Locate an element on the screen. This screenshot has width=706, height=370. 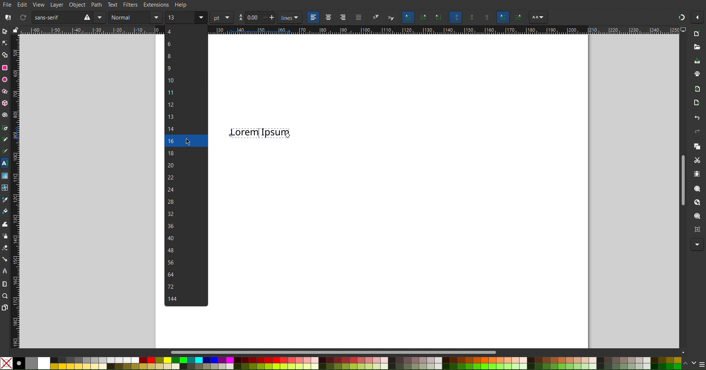
Spiral Tool is located at coordinates (5, 114).